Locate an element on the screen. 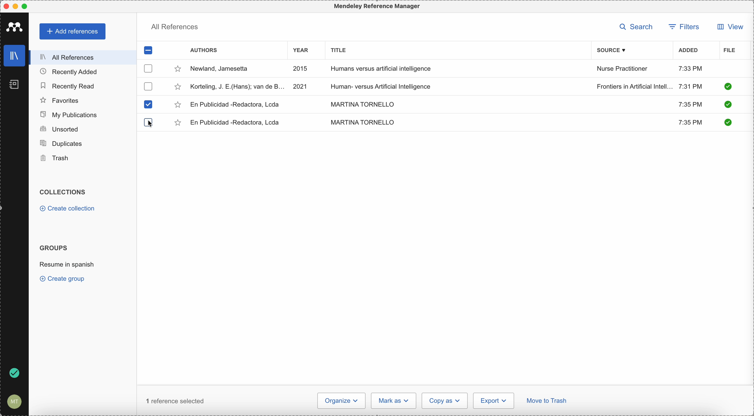 This screenshot has width=754, height=416. year is located at coordinates (304, 51).